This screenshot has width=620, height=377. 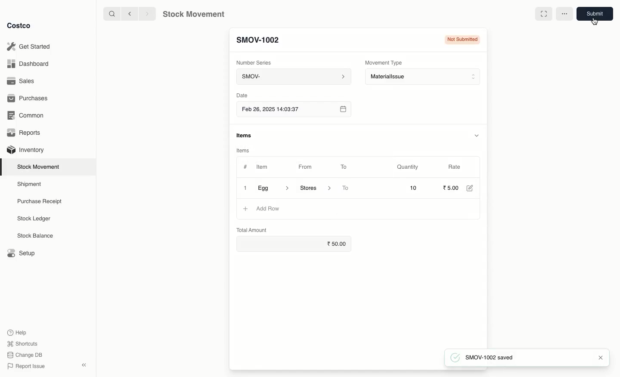 I want to click on Item, so click(x=267, y=167).